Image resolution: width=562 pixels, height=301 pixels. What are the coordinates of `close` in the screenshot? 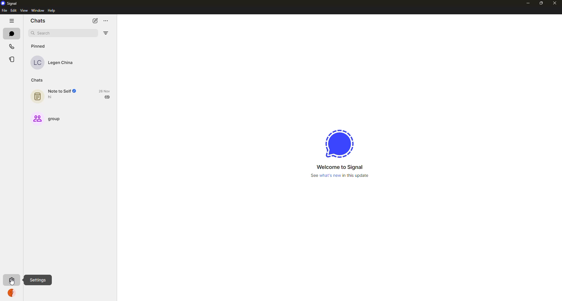 It's located at (554, 3).